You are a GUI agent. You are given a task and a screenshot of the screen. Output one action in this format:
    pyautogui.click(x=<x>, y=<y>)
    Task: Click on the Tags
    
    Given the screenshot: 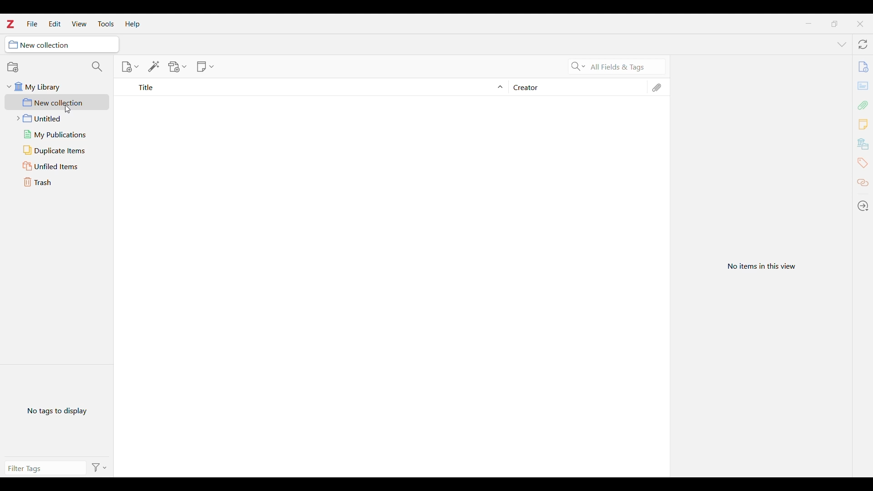 What is the action you would take?
    pyautogui.click(x=862, y=163)
    